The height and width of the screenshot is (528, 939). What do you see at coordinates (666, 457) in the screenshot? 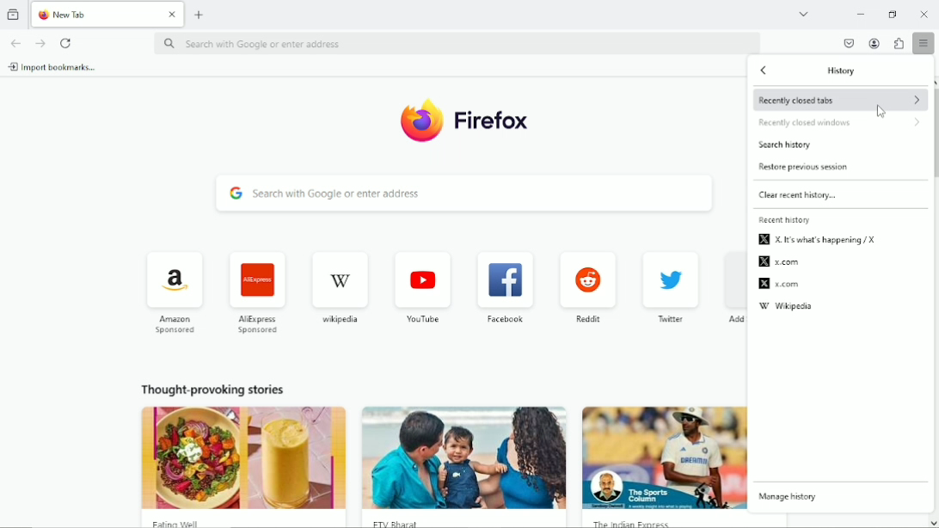
I see `image` at bounding box center [666, 457].